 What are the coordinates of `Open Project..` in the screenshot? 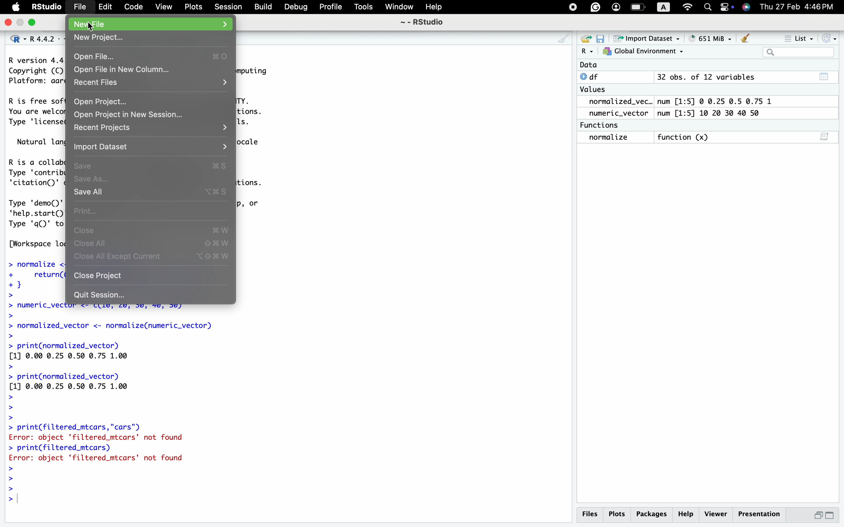 It's located at (124, 100).